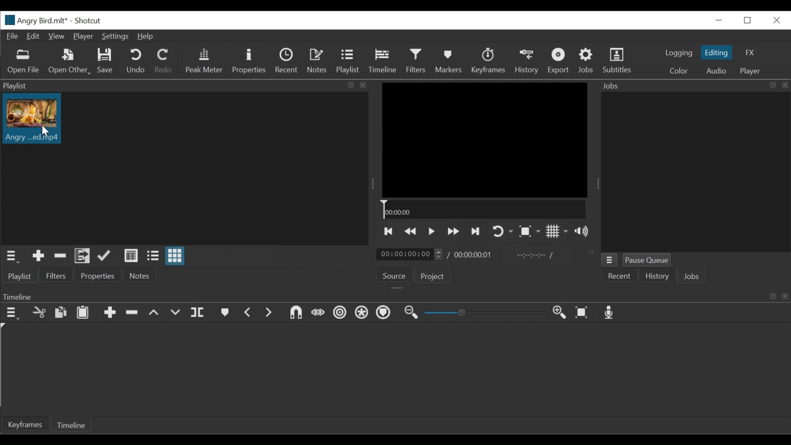 The image size is (791, 445). What do you see at coordinates (61, 312) in the screenshot?
I see `Copy` at bounding box center [61, 312].